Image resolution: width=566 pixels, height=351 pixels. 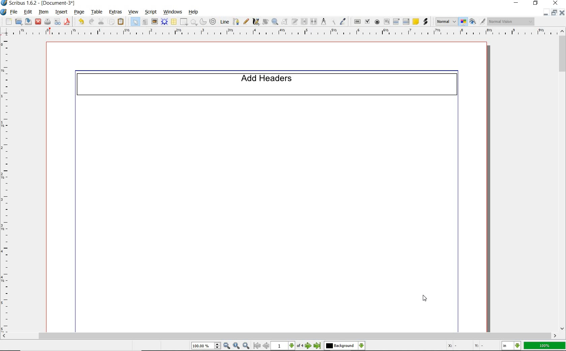 What do you see at coordinates (237, 346) in the screenshot?
I see `zoom to 100%` at bounding box center [237, 346].